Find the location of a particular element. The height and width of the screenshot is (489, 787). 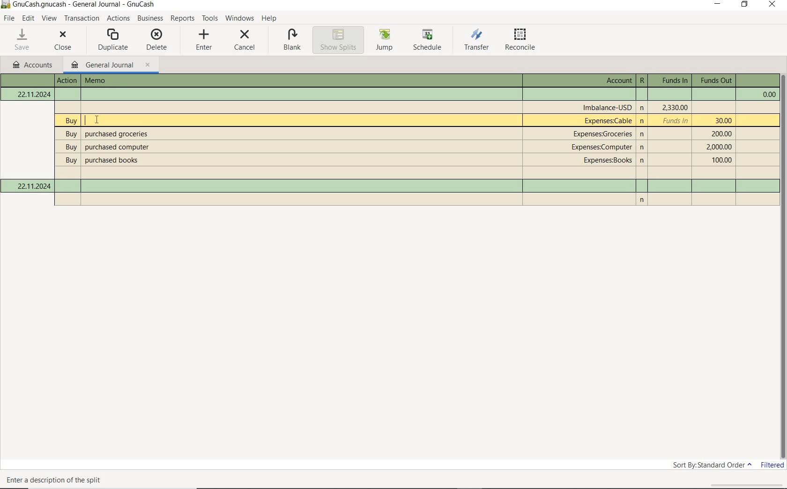

save is located at coordinates (23, 40).